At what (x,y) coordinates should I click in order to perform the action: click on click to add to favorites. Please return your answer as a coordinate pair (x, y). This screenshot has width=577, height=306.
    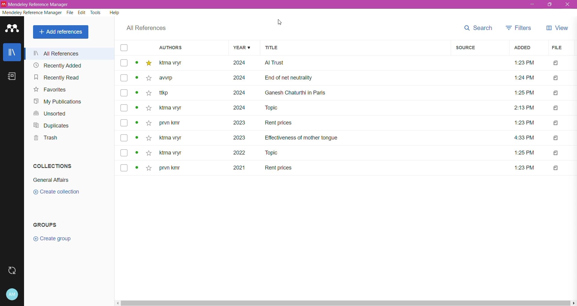
    Looking at the image, I should click on (149, 93).